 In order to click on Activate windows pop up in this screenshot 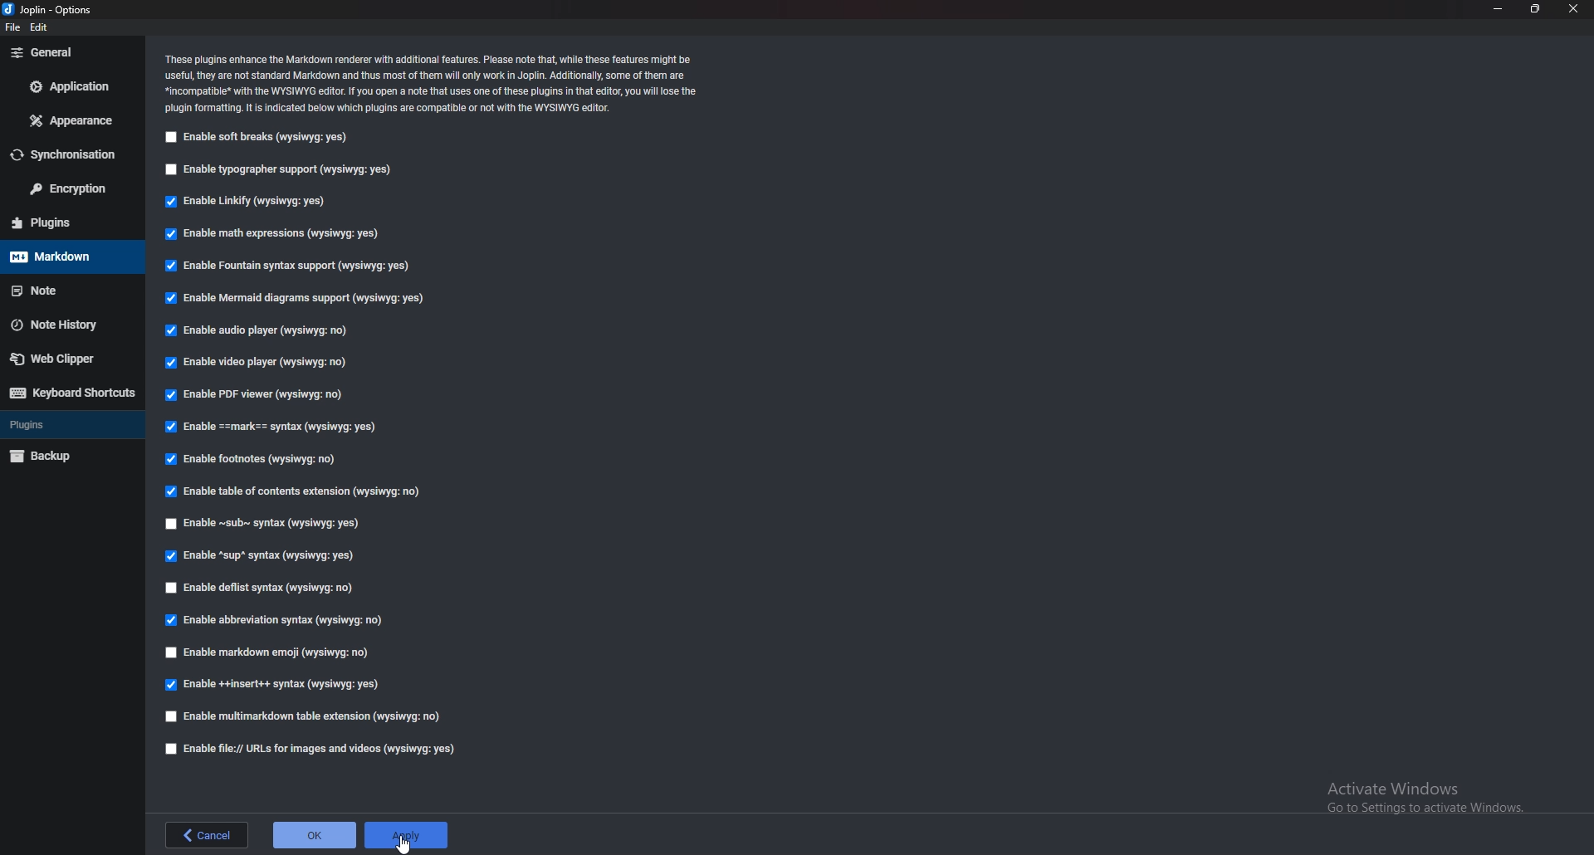, I will do `click(1436, 803)`.